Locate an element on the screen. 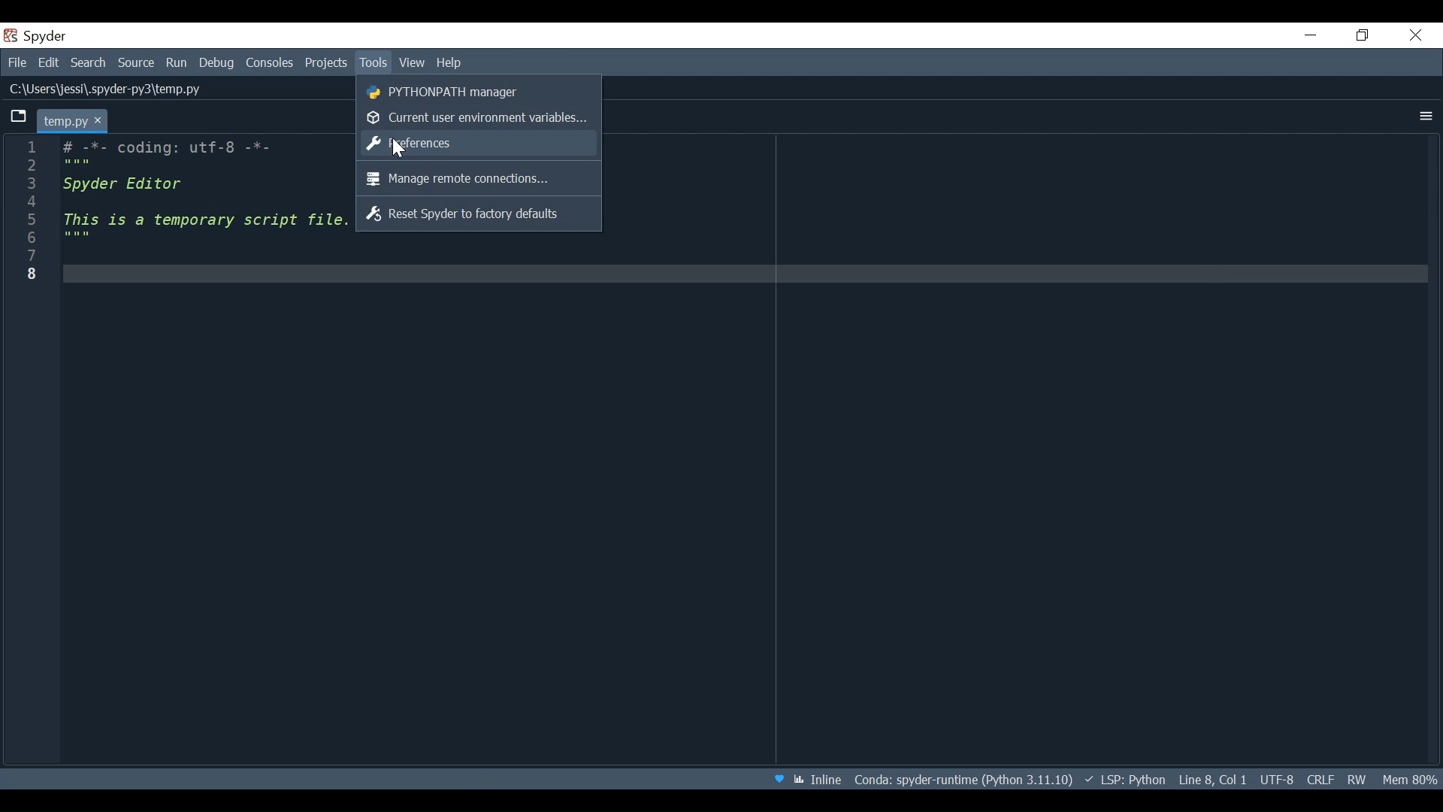 The width and height of the screenshot is (1443, 812). Help Spyder is located at coordinates (778, 780).